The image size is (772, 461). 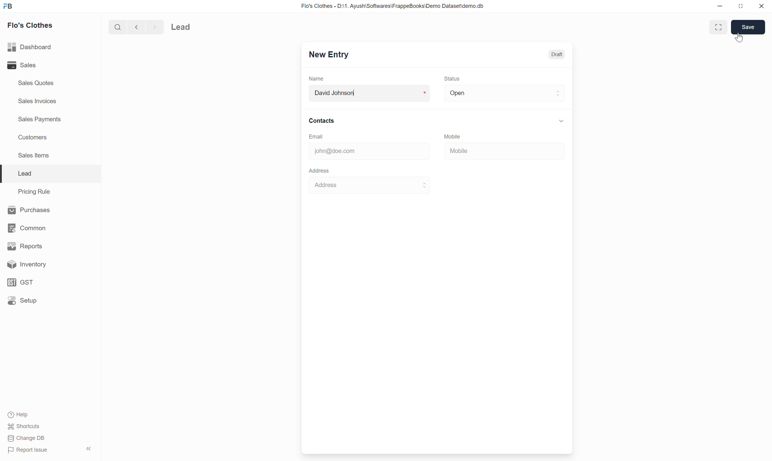 What do you see at coordinates (25, 173) in the screenshot?
I see `Lead` at bounding box center [25, 173].